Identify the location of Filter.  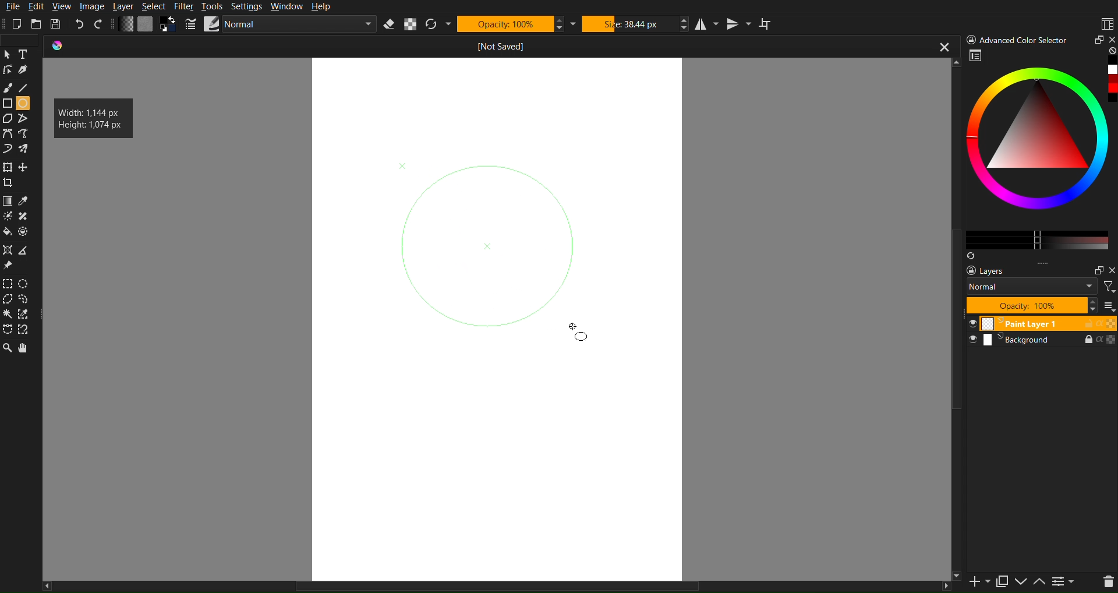
(186, 6).